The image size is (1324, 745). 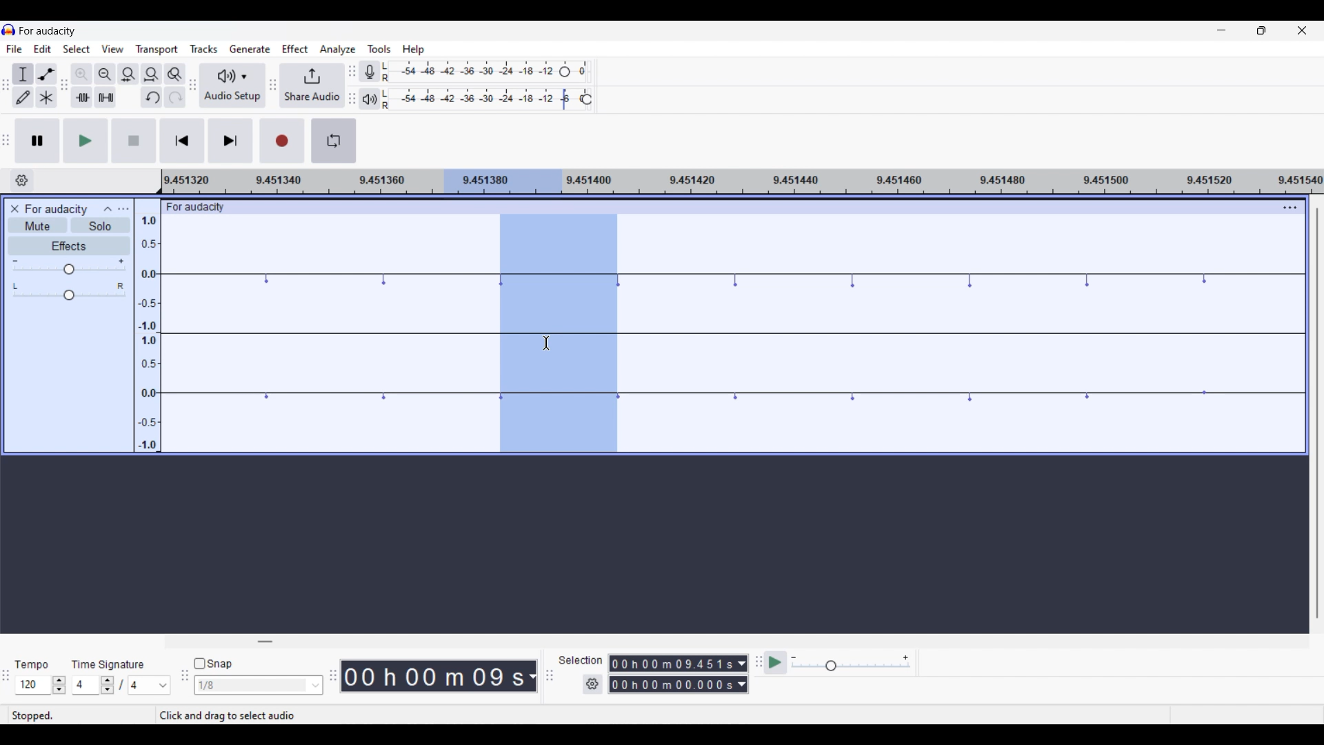 What do you see at coordinates (148, 326) in the screenshot?
I see `Scale to measure track intensity` at bounding box center [148, 326].